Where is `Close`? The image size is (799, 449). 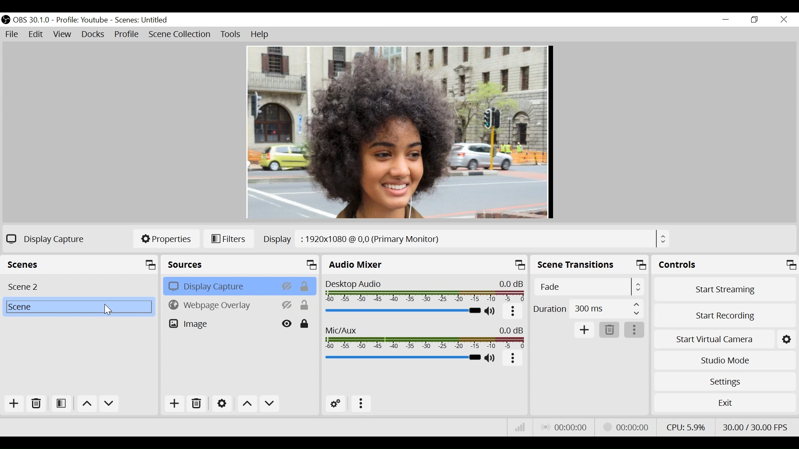
Close is located at coordinates (784, 19).